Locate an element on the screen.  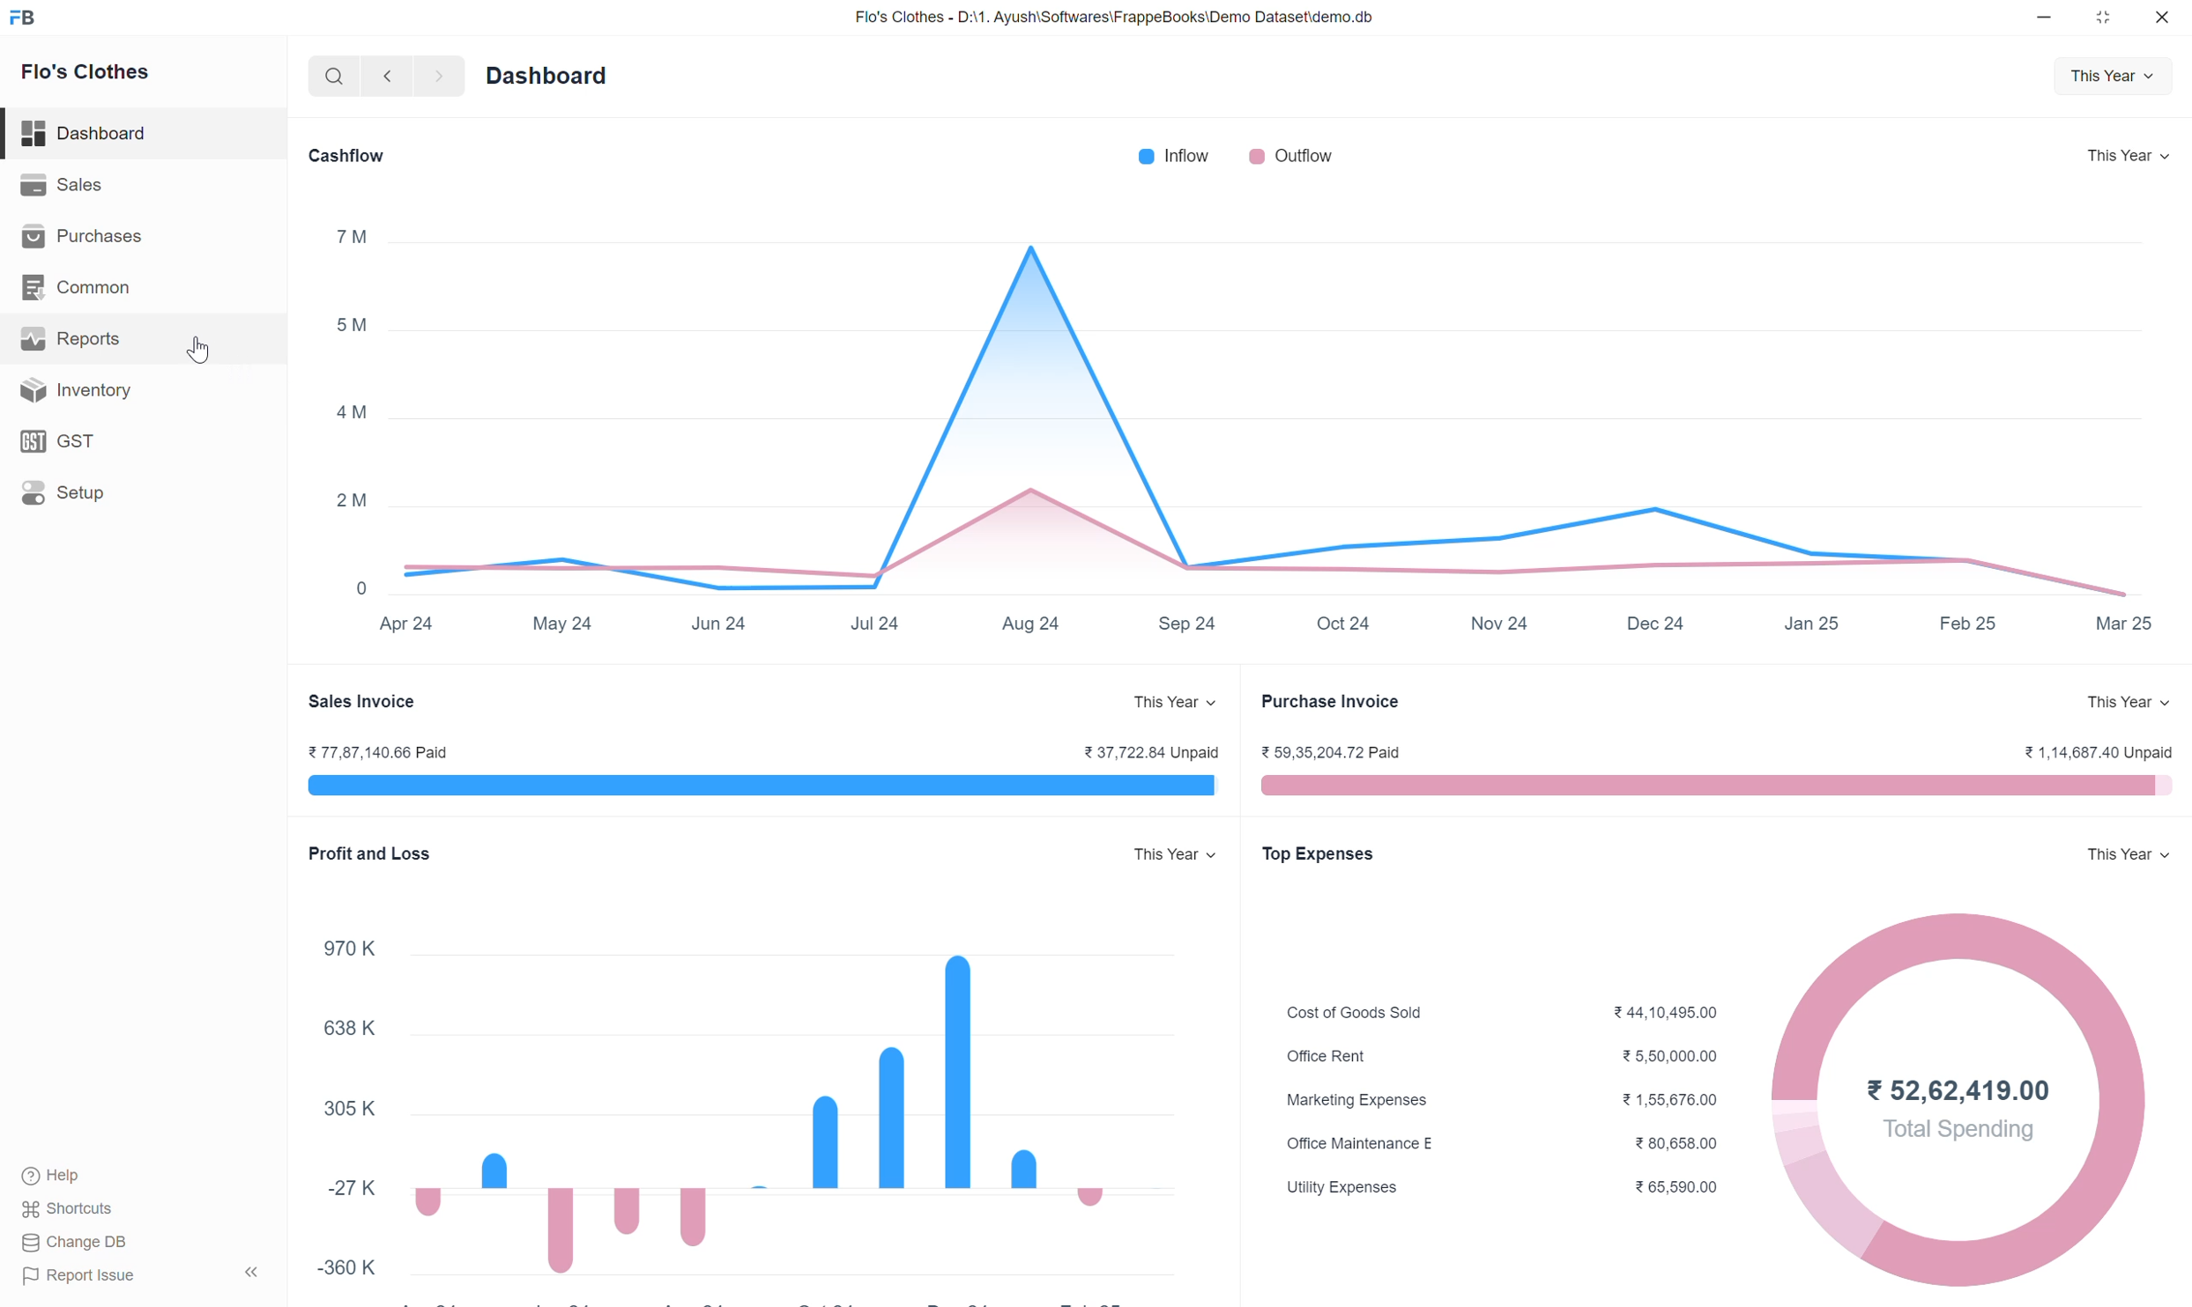
-360 K is located at coordinates (354, 1267).